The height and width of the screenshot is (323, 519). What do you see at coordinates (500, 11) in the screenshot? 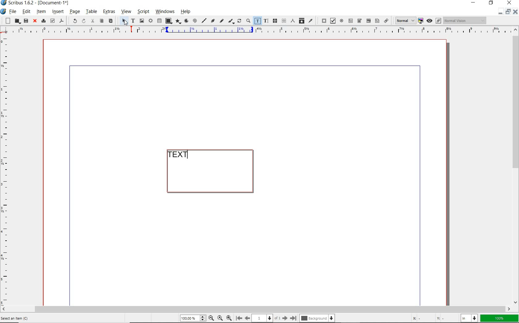
I see `Restore Down` at bounding box center [500, 11].